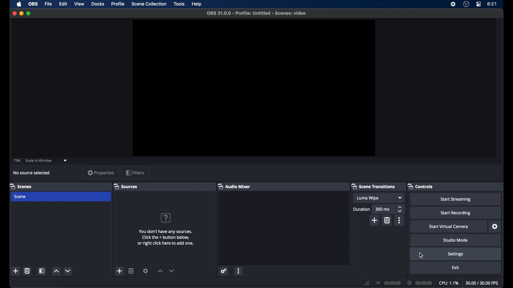  What do you see at coordinates (495, 227) in the screenshot?
I see `settings` at bounding box center [495, 227].